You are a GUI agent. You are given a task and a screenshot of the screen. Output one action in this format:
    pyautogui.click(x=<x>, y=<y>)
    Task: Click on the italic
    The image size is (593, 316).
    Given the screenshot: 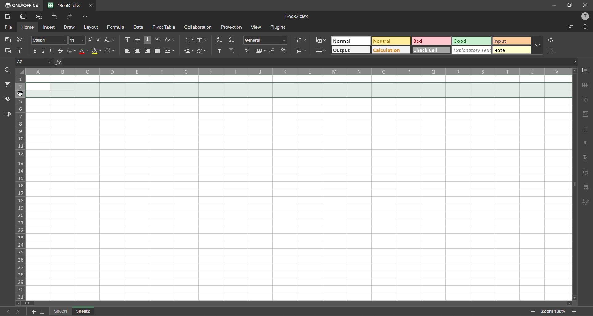 What is the action you would take?
    pyautogui.click(x=44, y=50)
    